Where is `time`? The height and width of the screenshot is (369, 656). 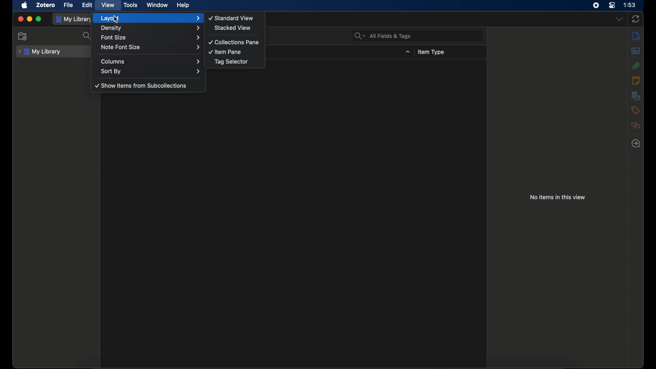
time is located at coordinates (629, 4).